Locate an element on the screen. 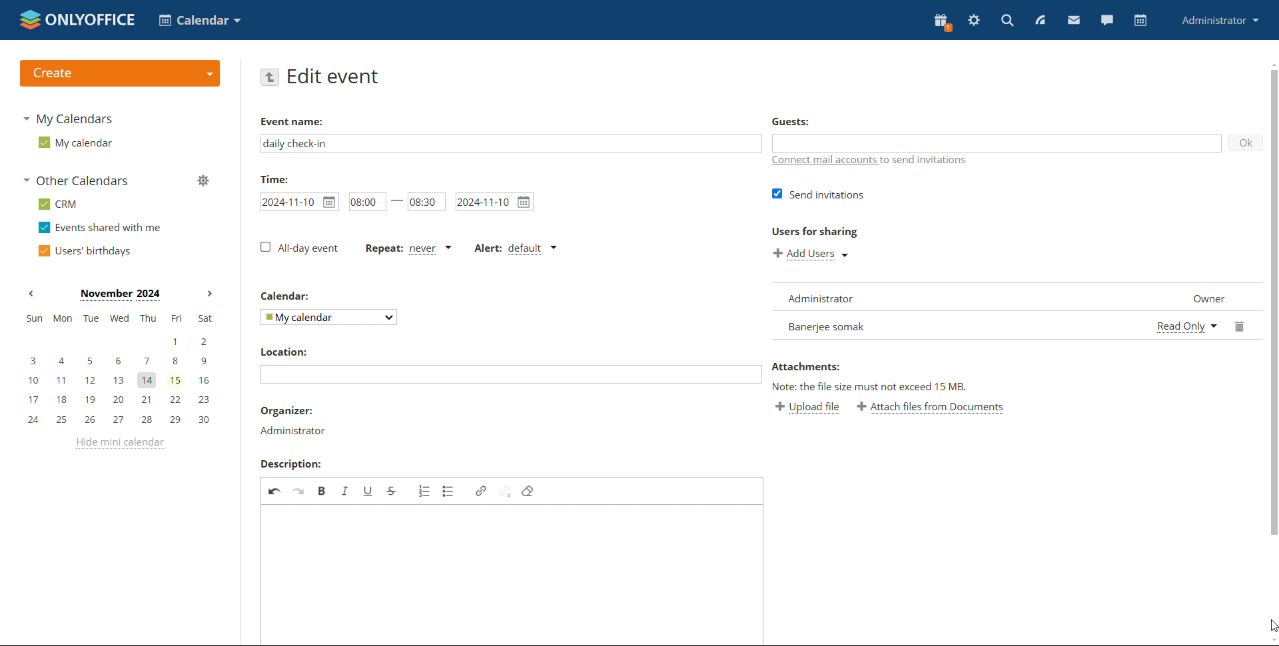 The height and width of the screenshot is (646, 1279). go back is located at coordinates (270, 77).